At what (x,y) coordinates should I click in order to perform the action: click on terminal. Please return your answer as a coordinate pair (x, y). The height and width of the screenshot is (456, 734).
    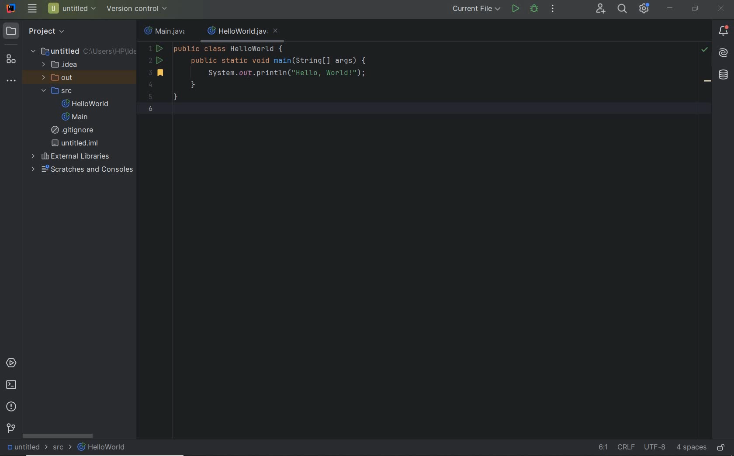
    Looking at the image, I should click on (11, 385).